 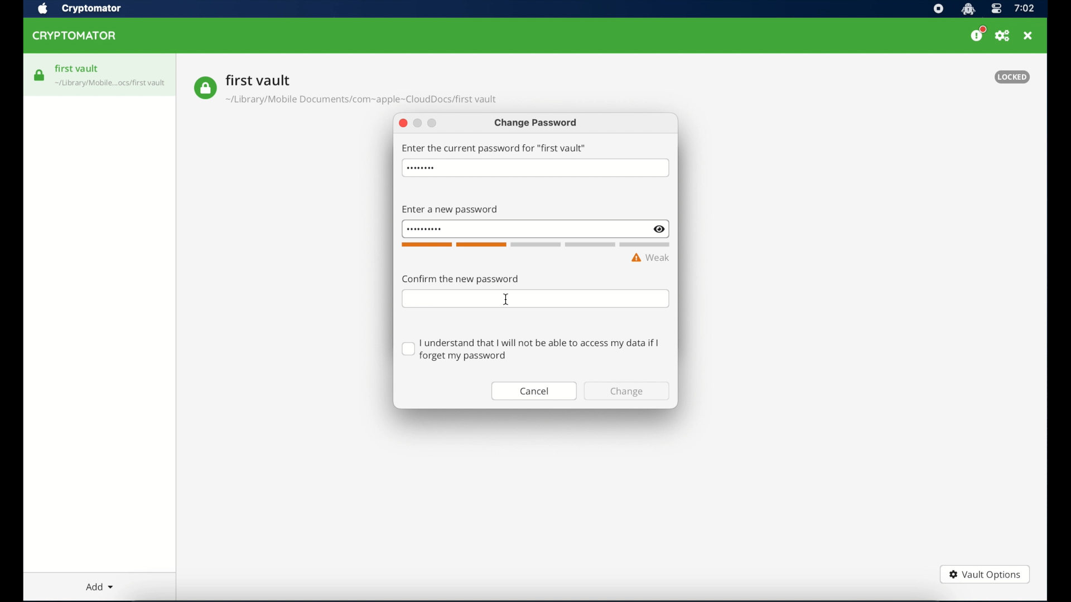 I want to click on close, so click(x=1028, y=36).